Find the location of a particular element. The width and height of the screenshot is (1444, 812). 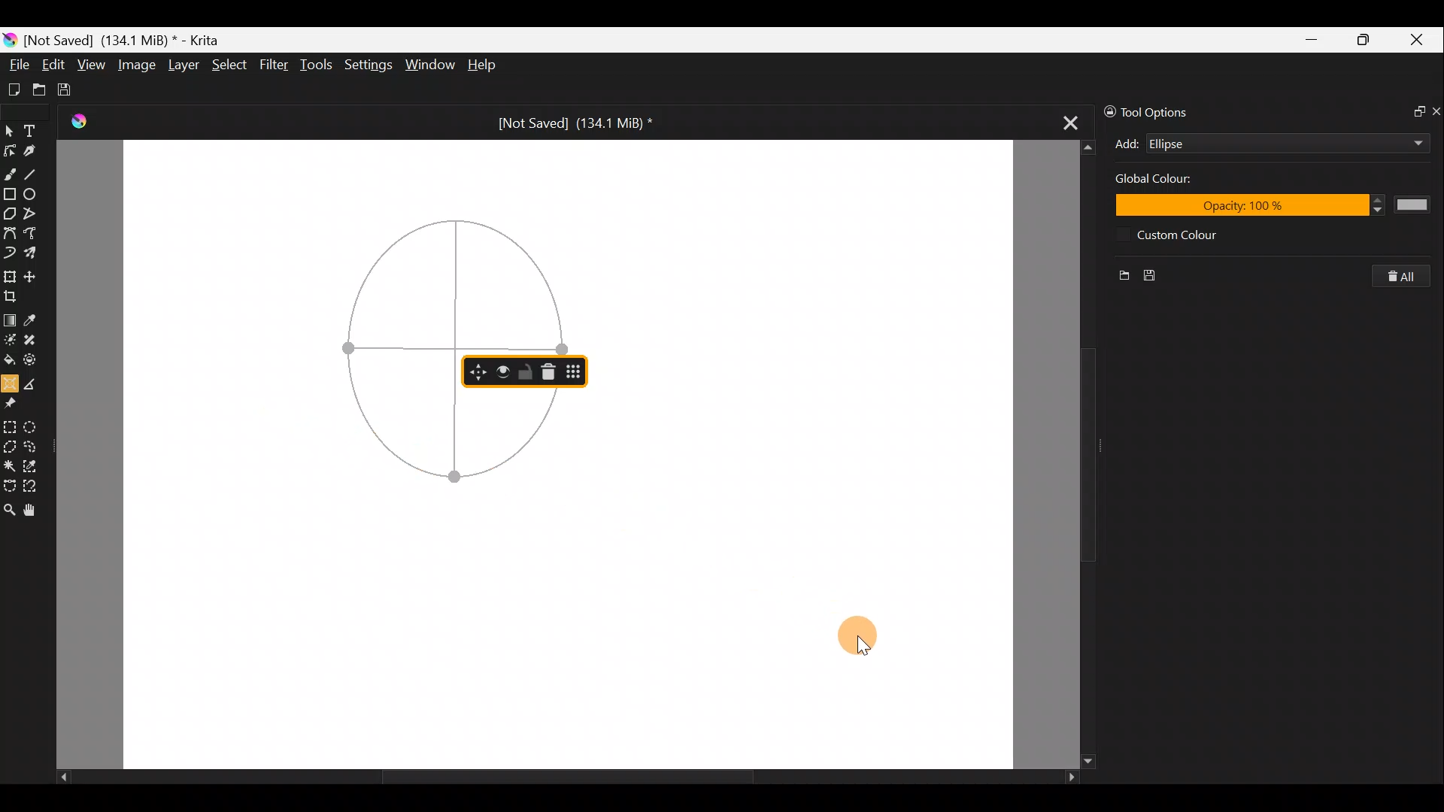

Polyline is located at coordinates (35, 214).